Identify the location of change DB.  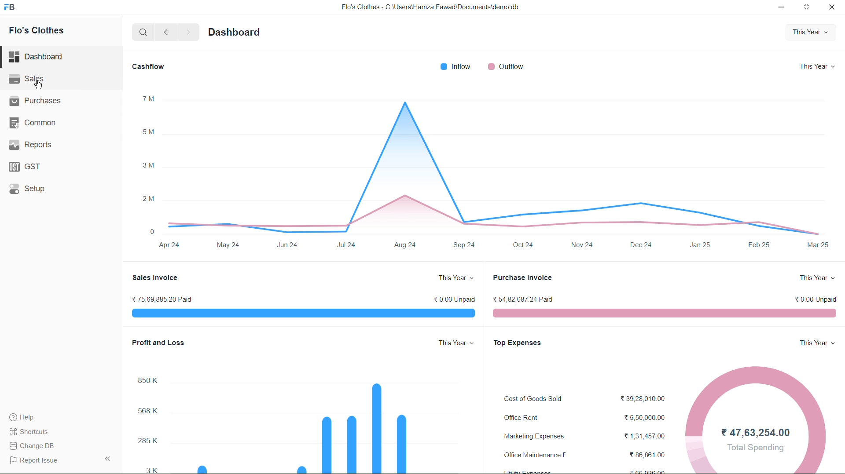
(32, 445).